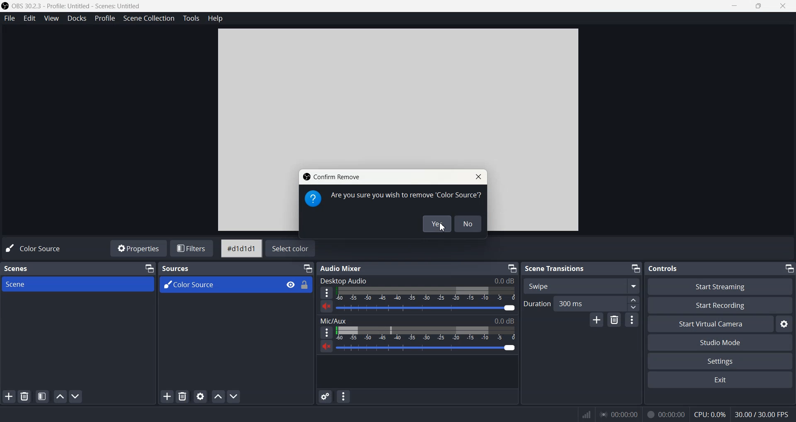  What do you see at coordinates (426, 333) in the screenshot?
I see `Volume Adjuster` at bounding box center [426, 333].